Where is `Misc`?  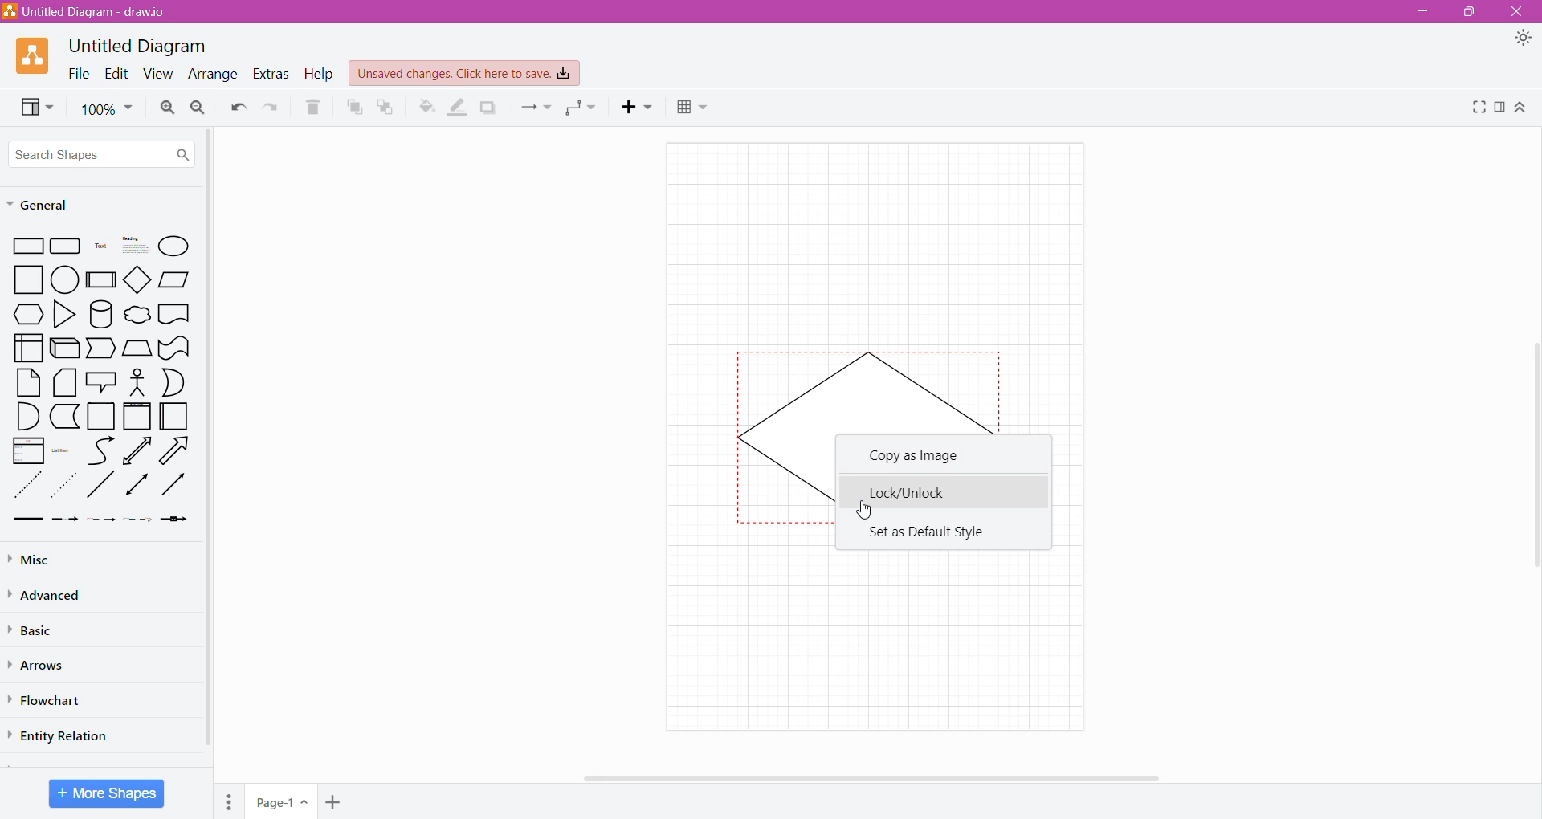 Misc is located at coordinates (32, 560).